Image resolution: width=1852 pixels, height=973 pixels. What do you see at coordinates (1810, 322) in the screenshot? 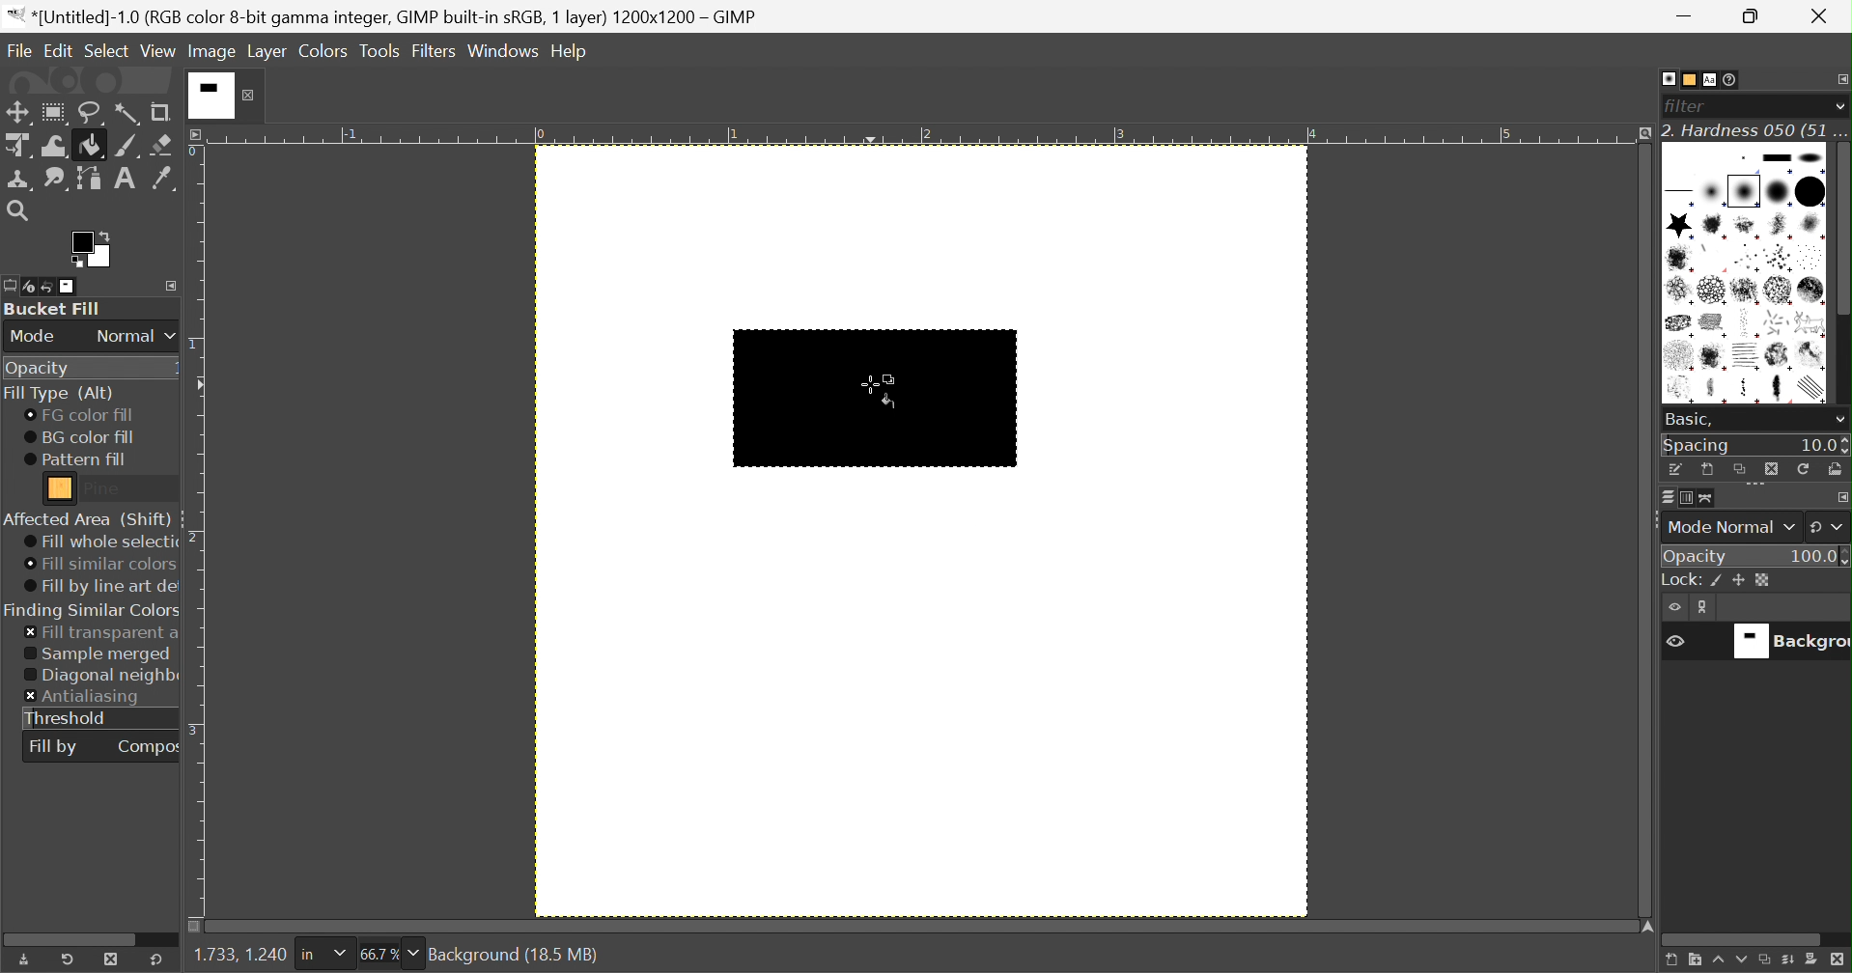
I see `GEGL goat` at bounding box center [1810, 322].